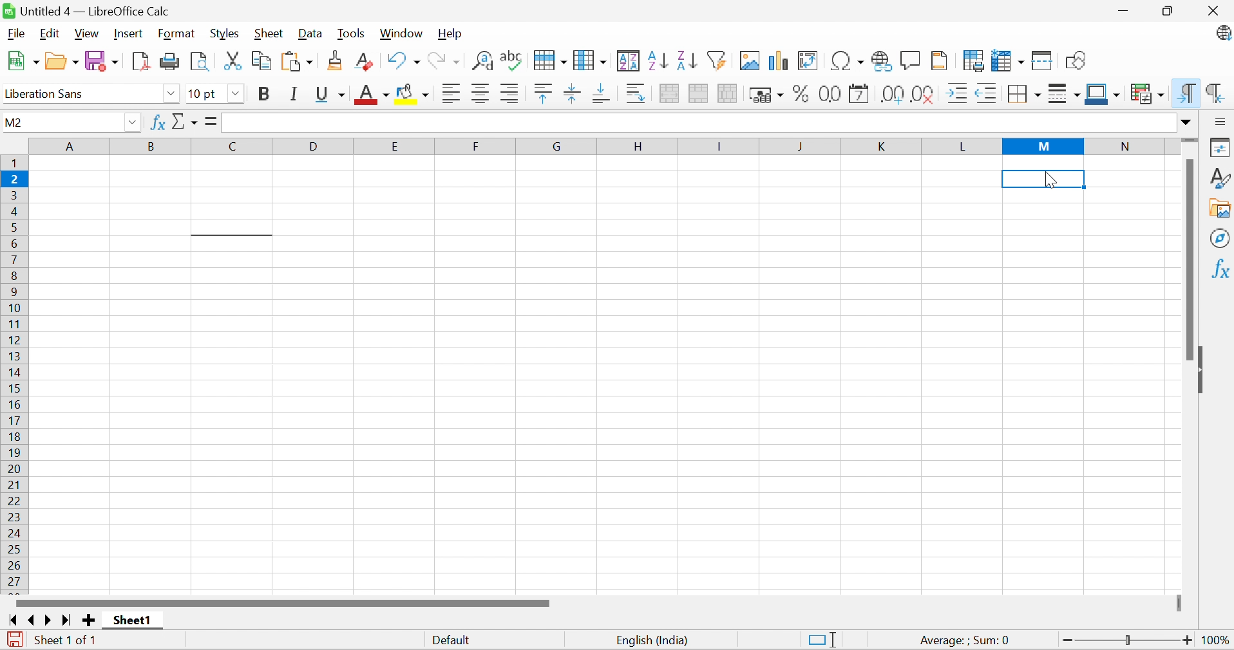 Image resolution: width=1234 pixels, height=650 pixels. What do you see at coordinates (233, 228) in the screenshot?
I see `Border at the bottom of the cell` at bounding box center [233, 228].